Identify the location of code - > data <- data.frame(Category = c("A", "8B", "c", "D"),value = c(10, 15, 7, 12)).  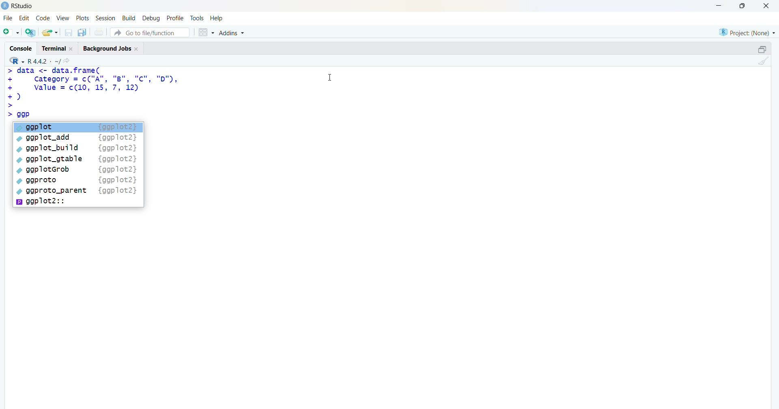
(101, 93).